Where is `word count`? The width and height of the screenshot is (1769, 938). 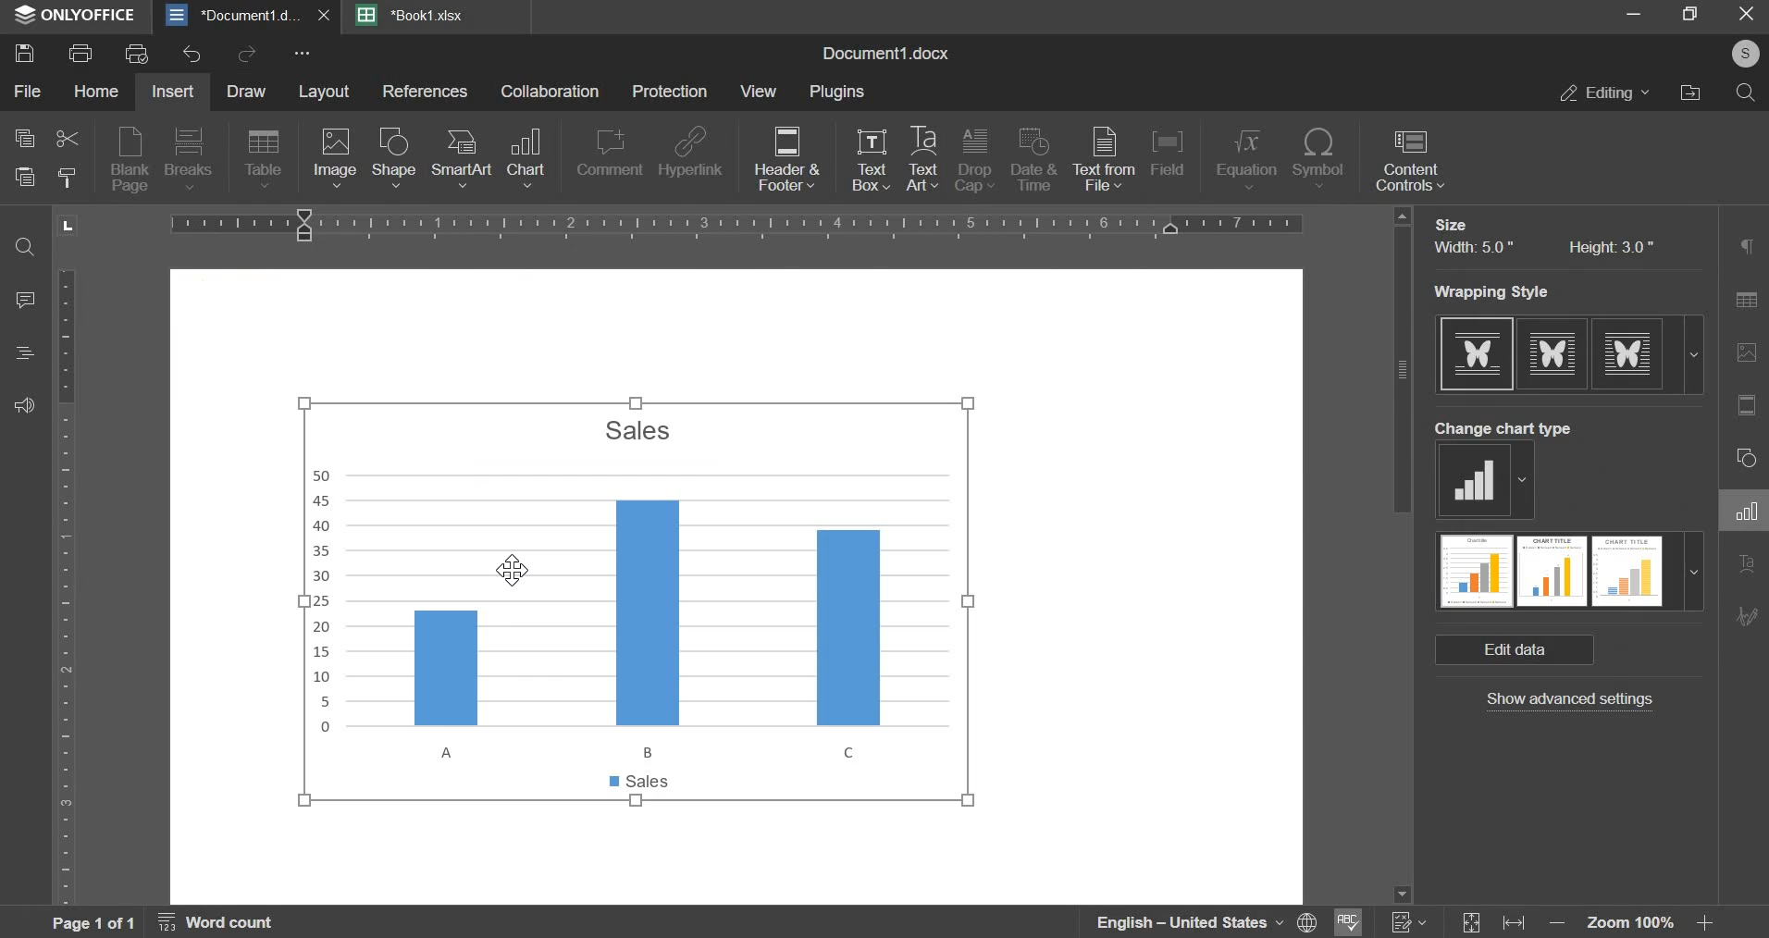
word count is located at coordinates (227, 922).